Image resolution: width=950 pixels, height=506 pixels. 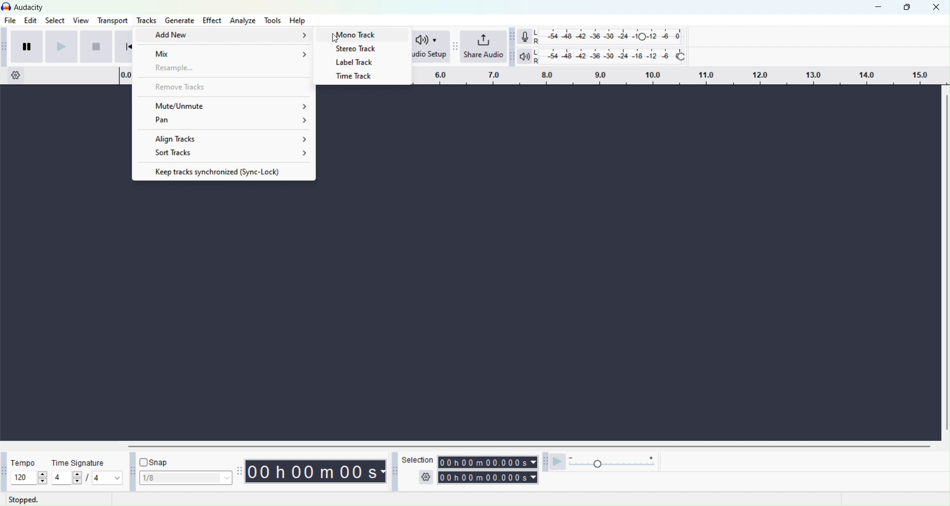 I want to click on cursor, so click(x=336, y=38).